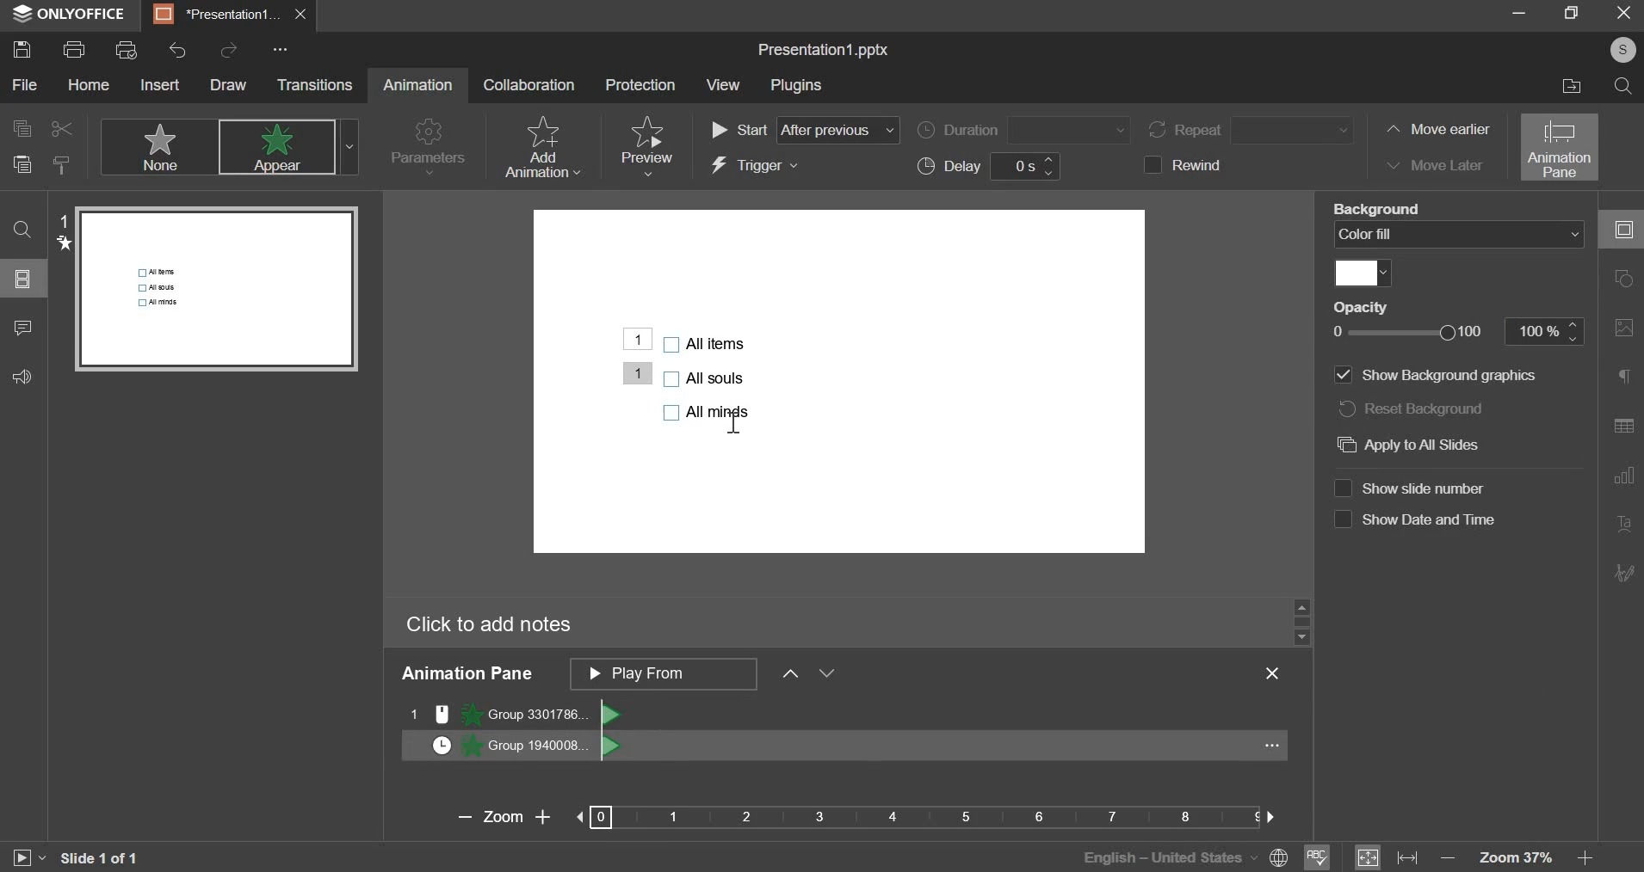  I want to click on copy, so click(20, 127).